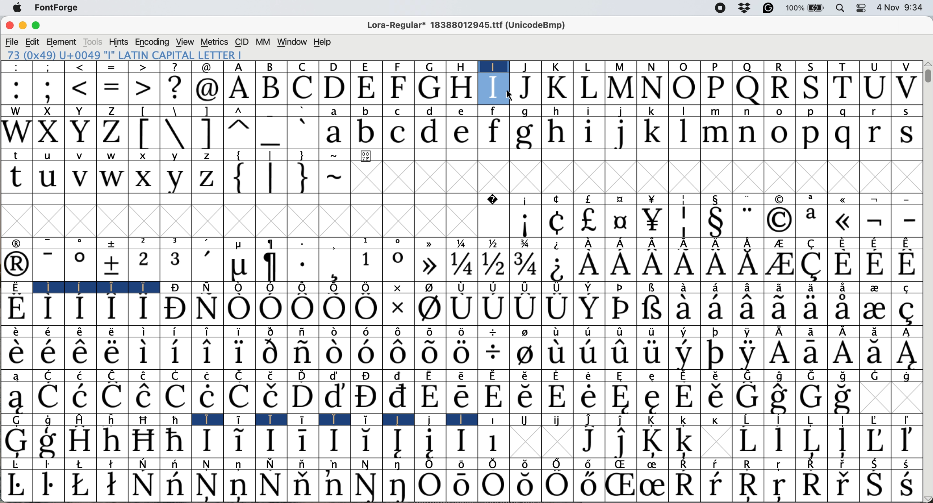 This screenshot has width=933, height=503. I want to click on Symbol, so click(780, 440).